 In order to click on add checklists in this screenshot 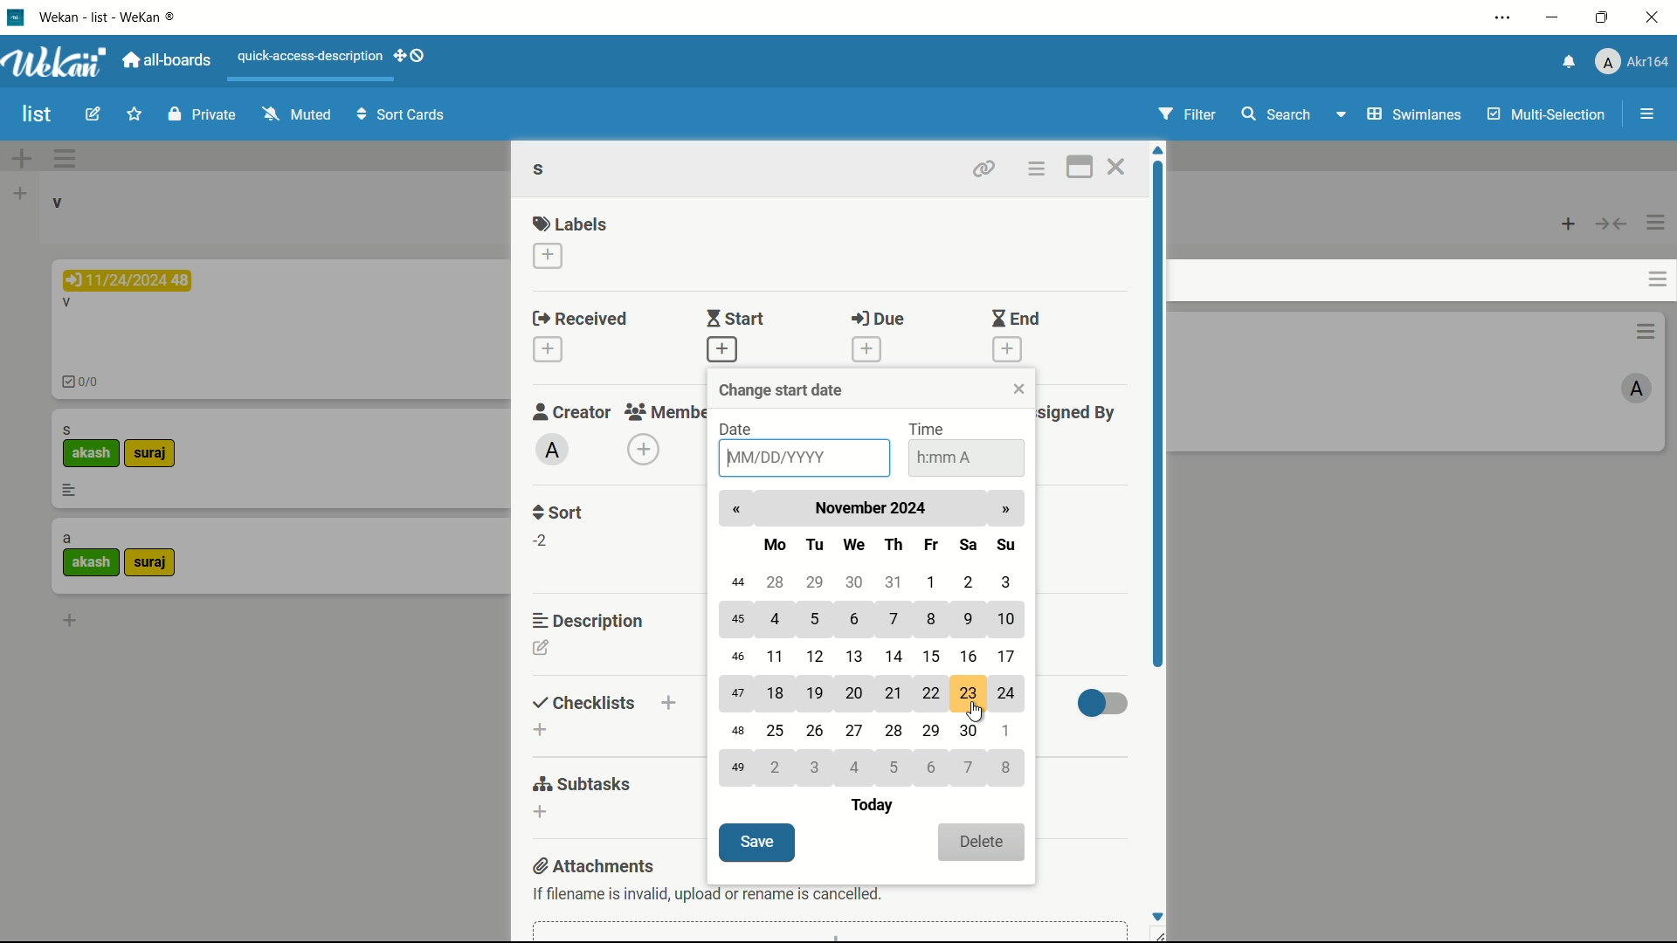, I will do `click(539, 730)`.